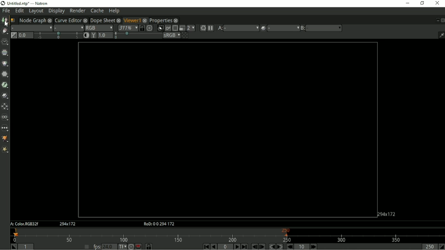 This screenshot has height=250, width=445. Describe the element at coordinates (27, 246) in the screenshot. I see `Playback in point` at that location.